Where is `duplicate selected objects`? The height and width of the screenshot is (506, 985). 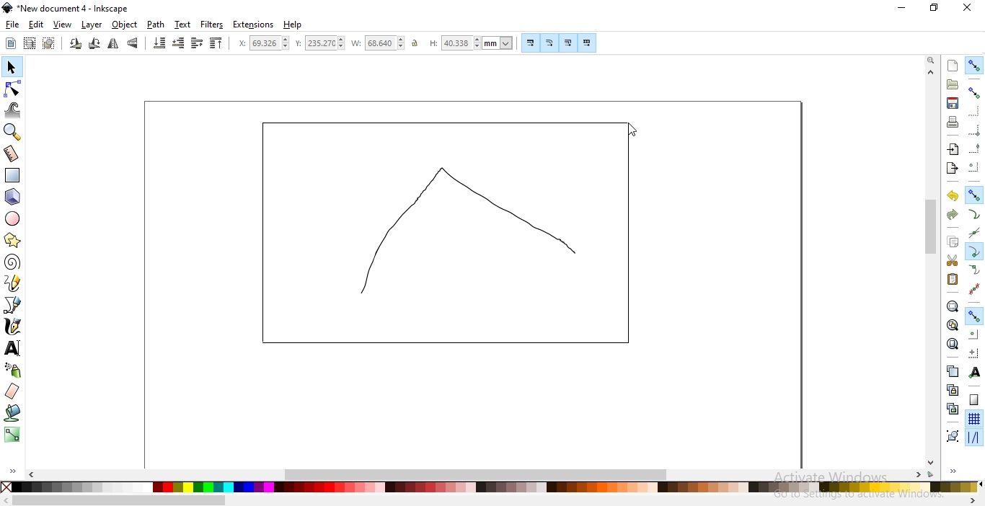 duplicate selected objects is located at coordinates (952, 370).